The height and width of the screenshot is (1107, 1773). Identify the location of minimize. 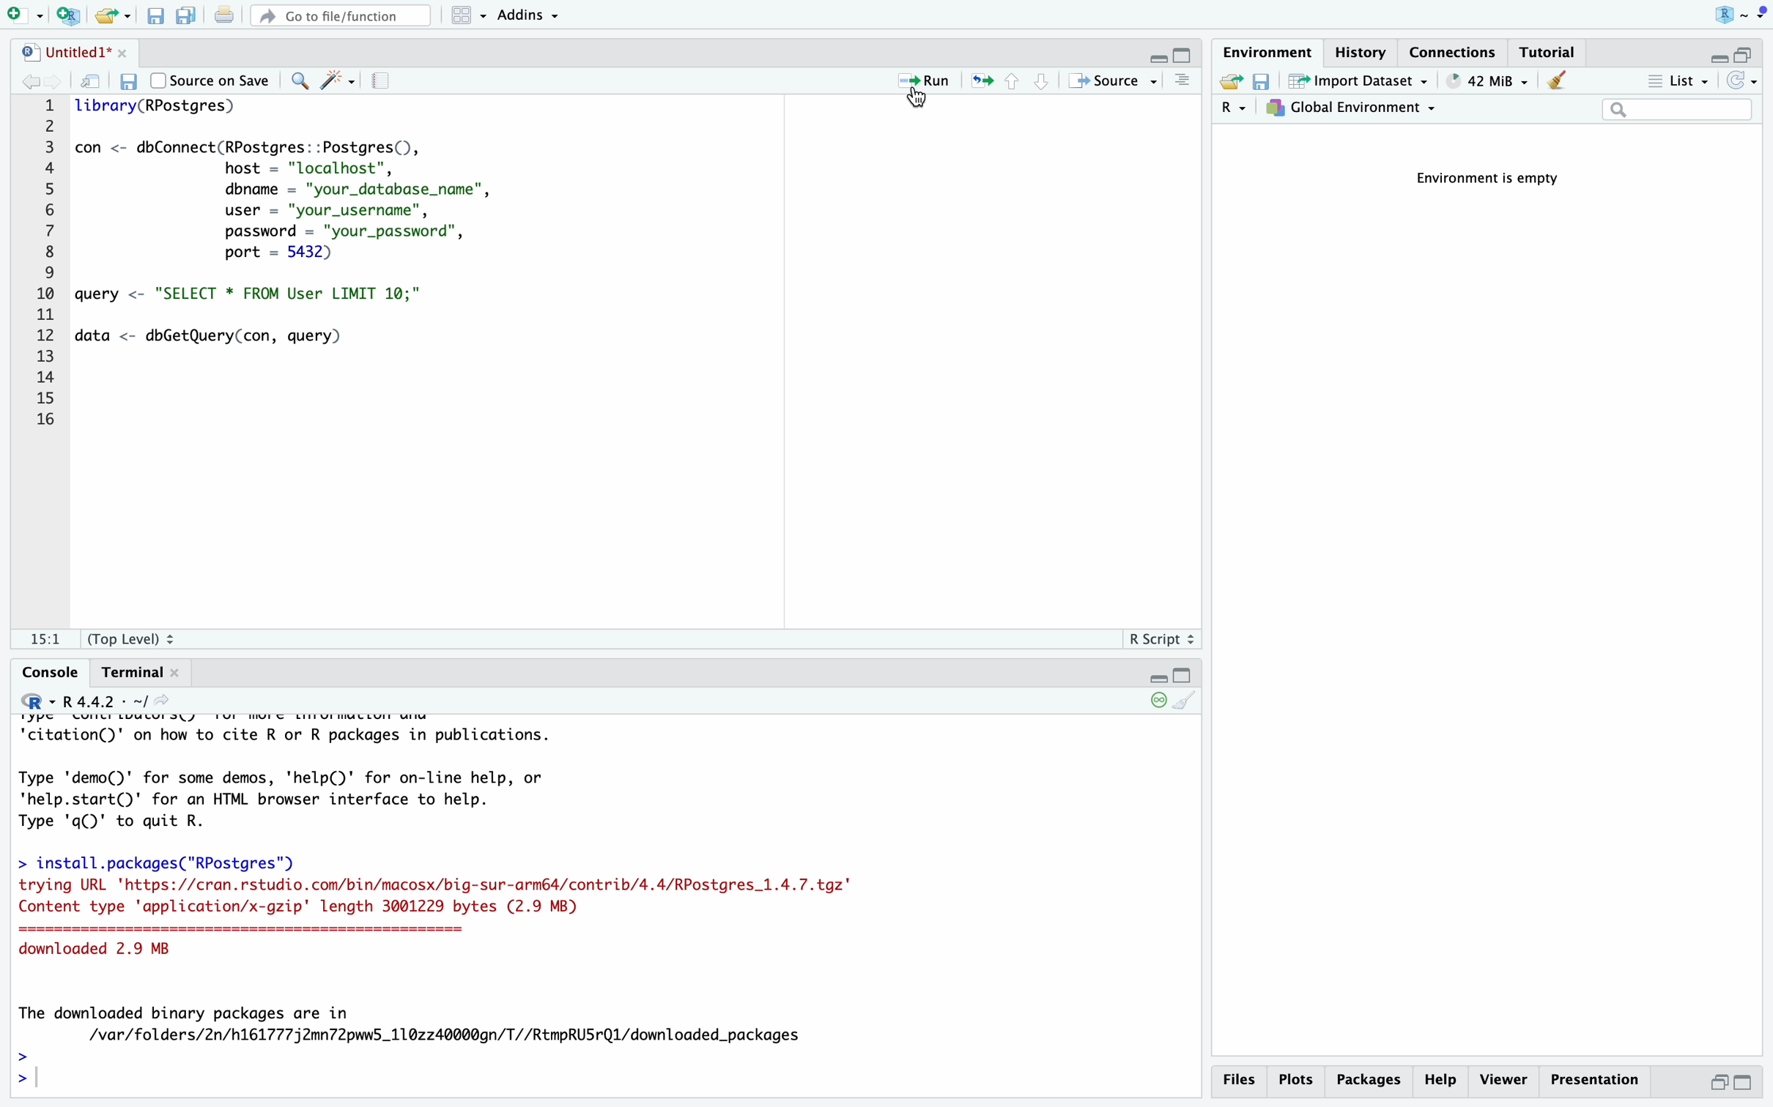
(1153, 680).